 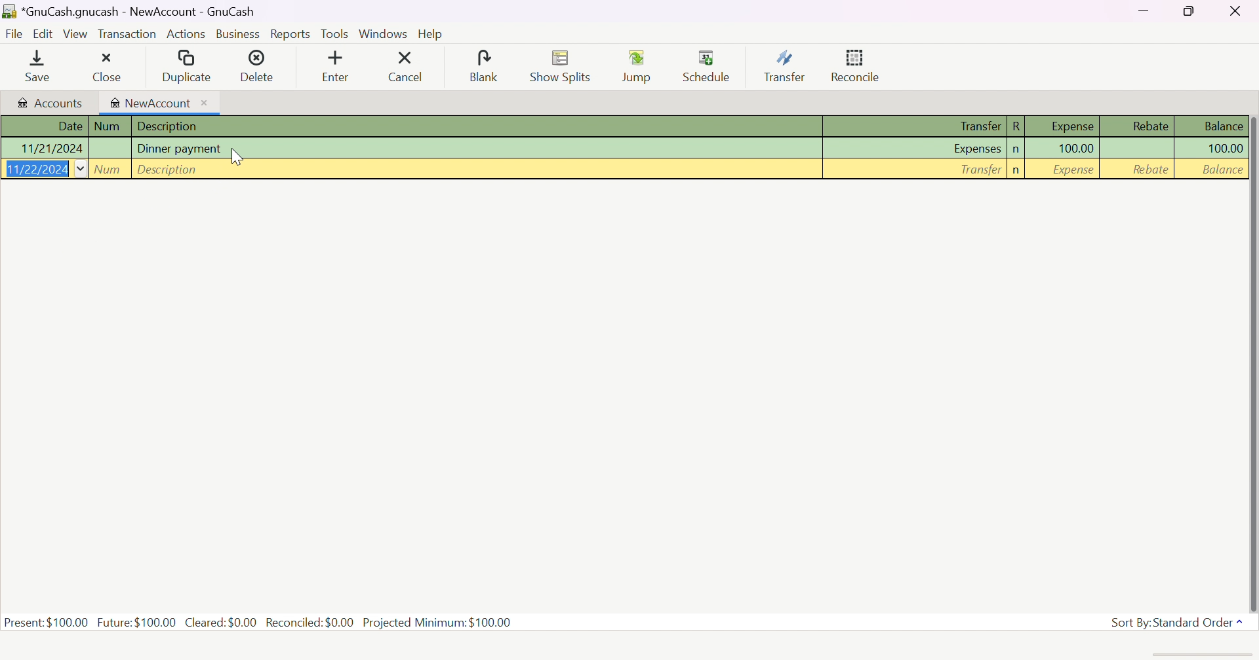 What do you see at coordinates (128, 35) in the screenshot?
I see `Transaction` at bounding box center [128, 35].